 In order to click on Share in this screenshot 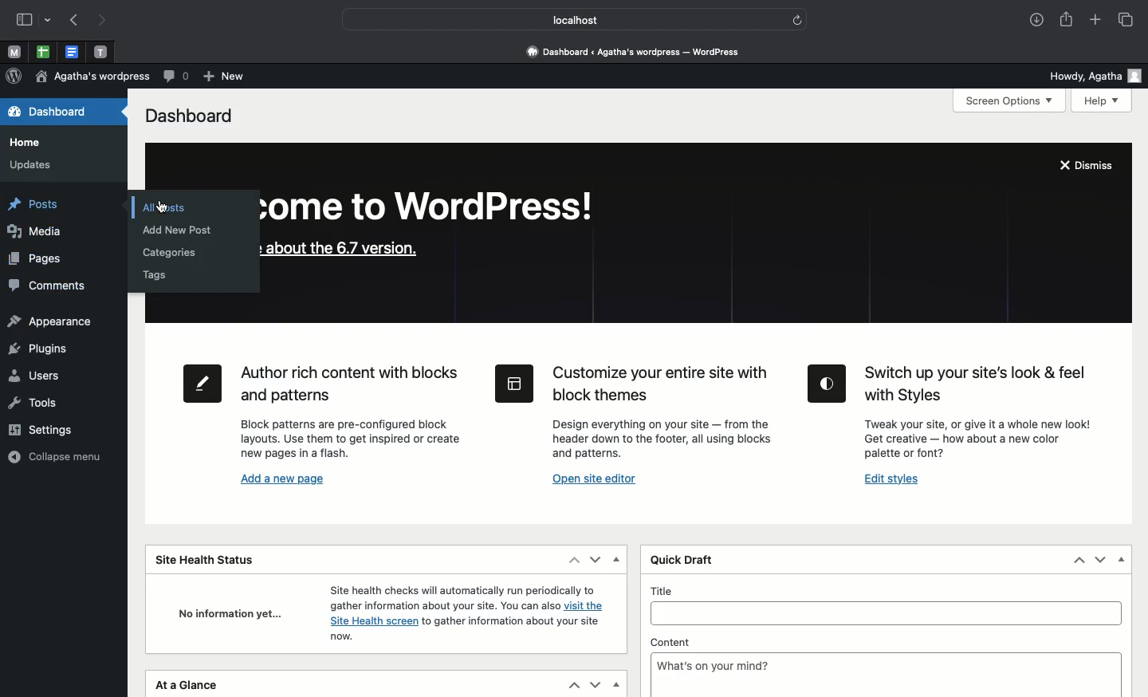, I will do `click(1066, 21)`.